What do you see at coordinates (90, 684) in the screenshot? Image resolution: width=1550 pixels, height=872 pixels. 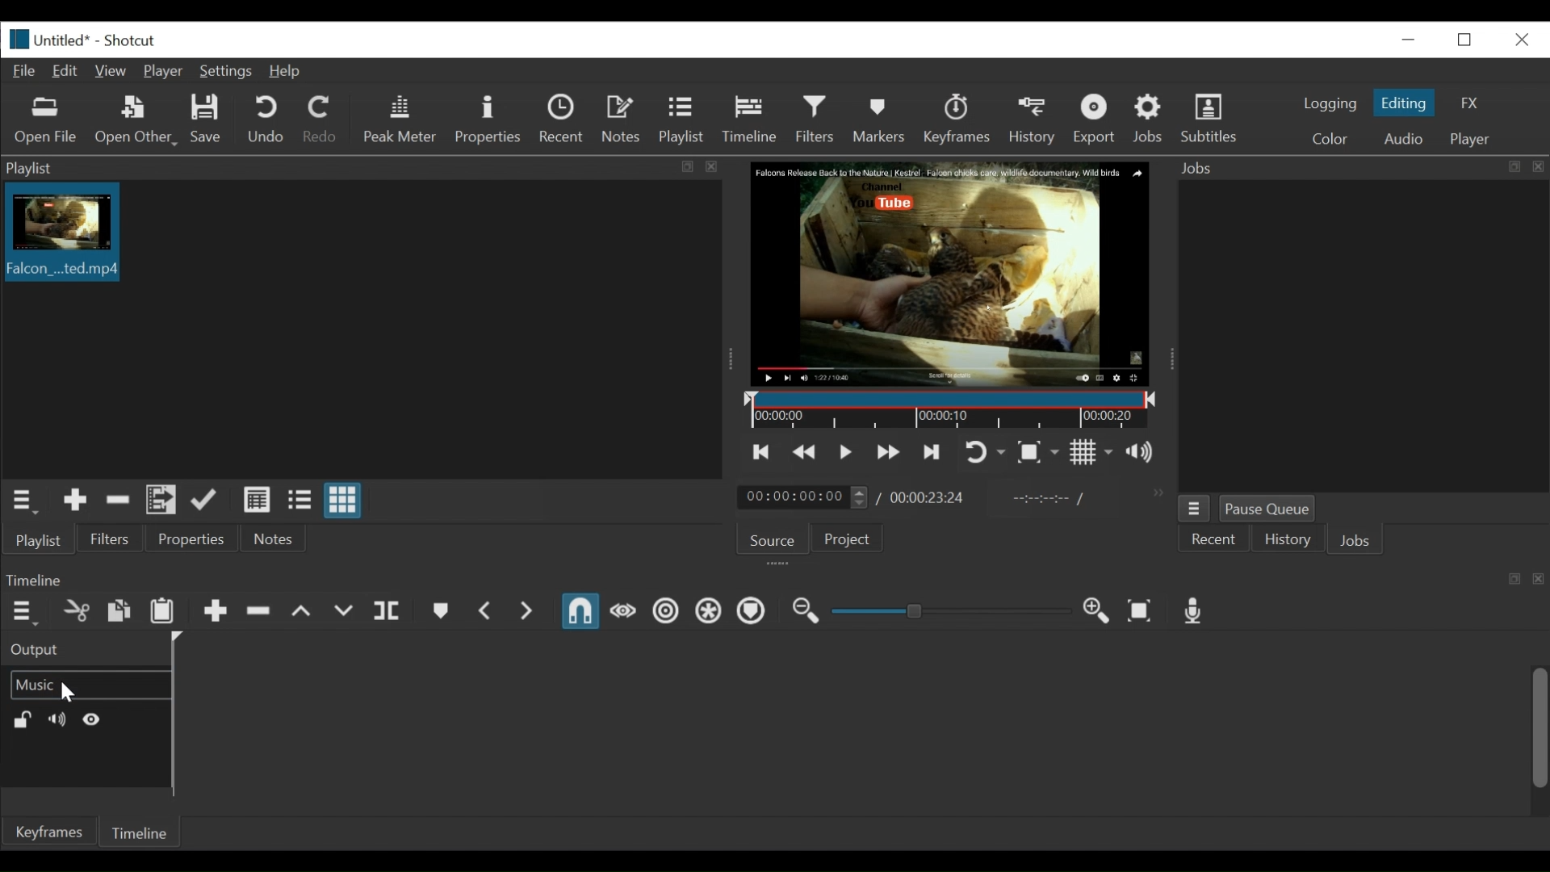 I see `Video track name` at bounding box center [90, 684].